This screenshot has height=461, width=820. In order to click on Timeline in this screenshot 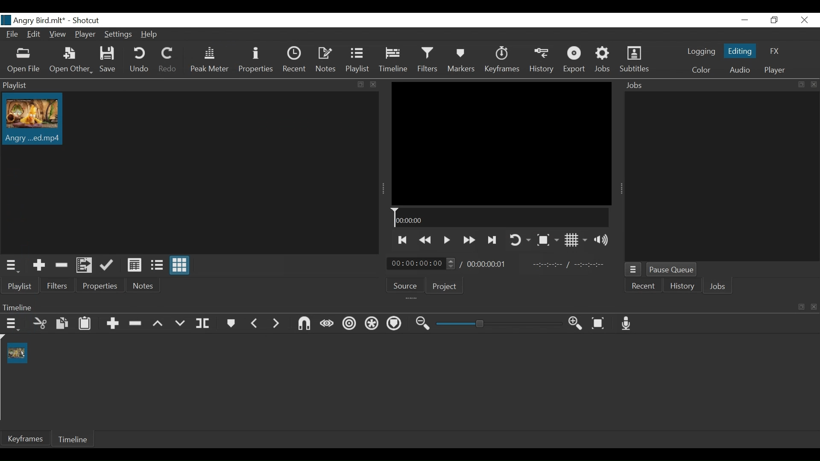, I will do `click(501, 217)`.